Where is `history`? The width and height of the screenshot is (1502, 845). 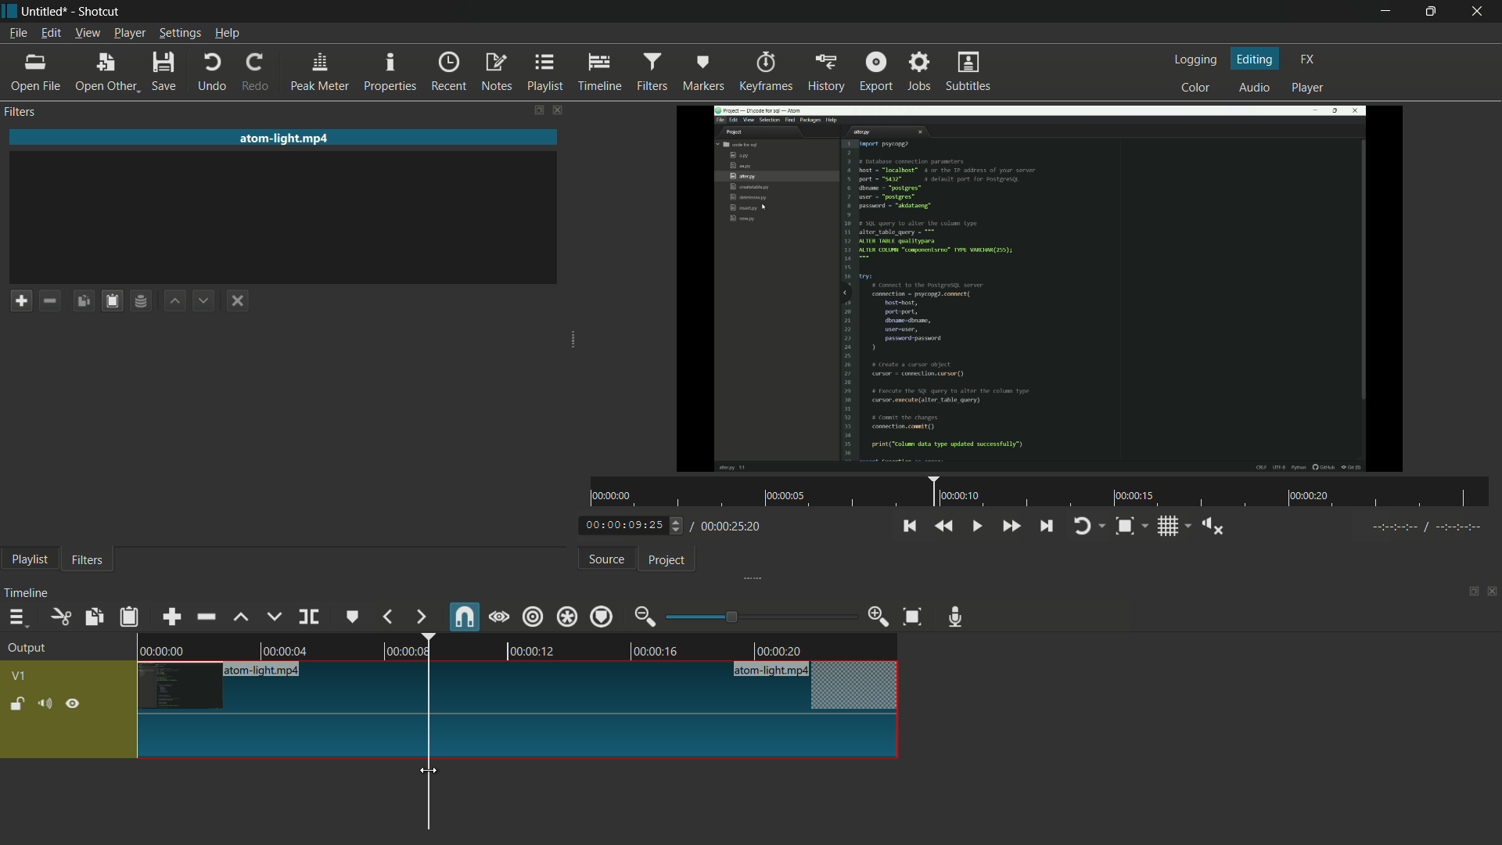
history is located at coordinates (824, 73).